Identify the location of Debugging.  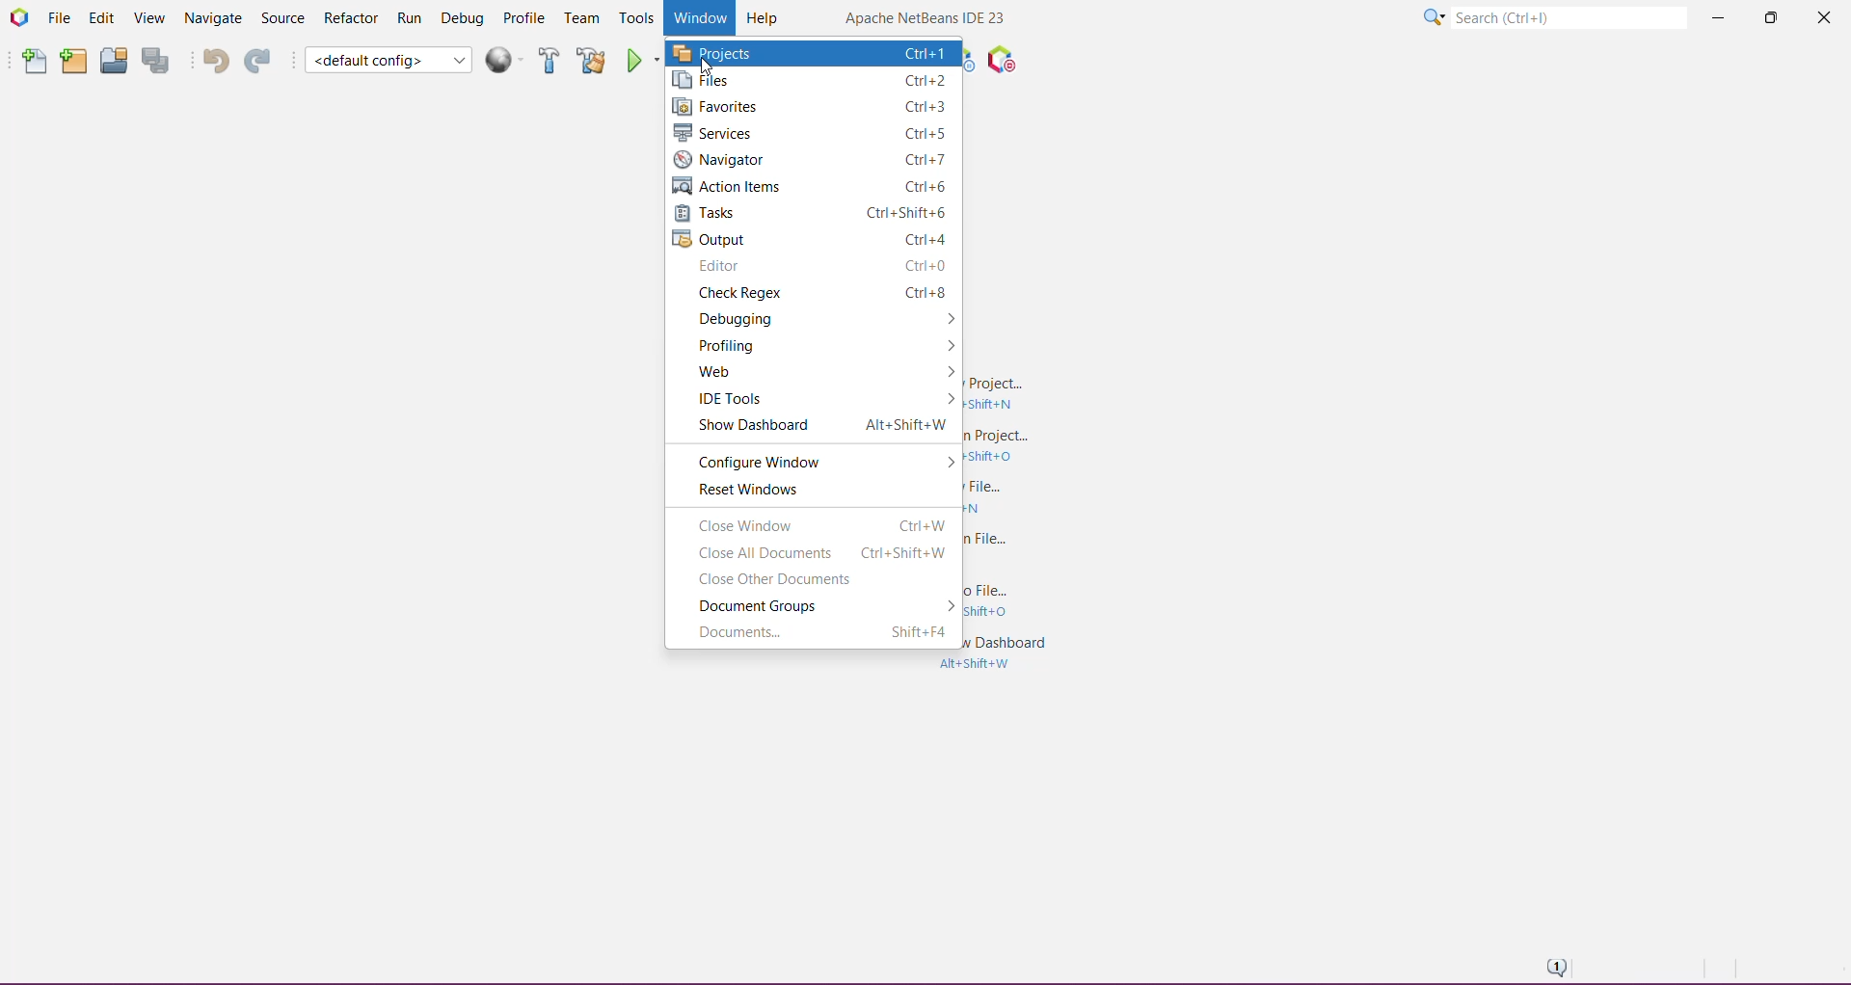
(778, 319).